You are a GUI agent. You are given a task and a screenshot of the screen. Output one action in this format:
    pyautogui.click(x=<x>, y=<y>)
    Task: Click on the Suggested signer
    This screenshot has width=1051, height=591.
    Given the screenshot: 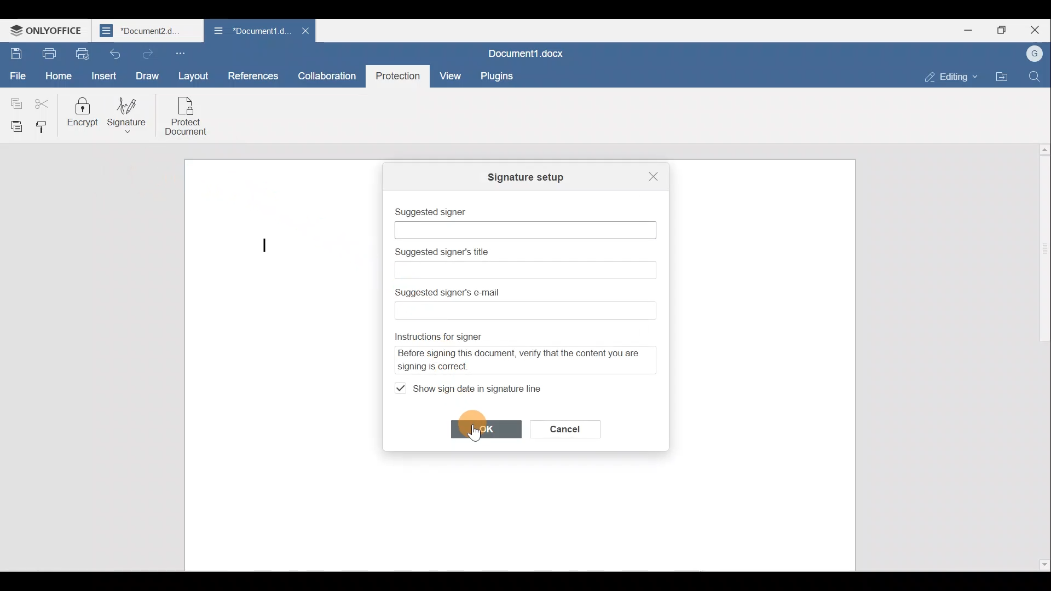 What is the action you would take?
    pyautogui.click(x=435, y=207)
    